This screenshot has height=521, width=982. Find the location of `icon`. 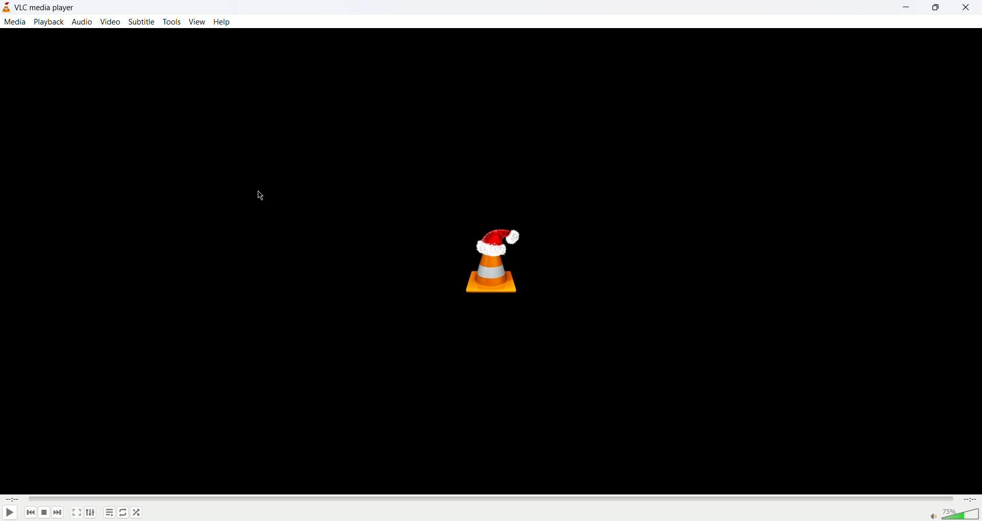

icon is located at coordinates (498, 259).